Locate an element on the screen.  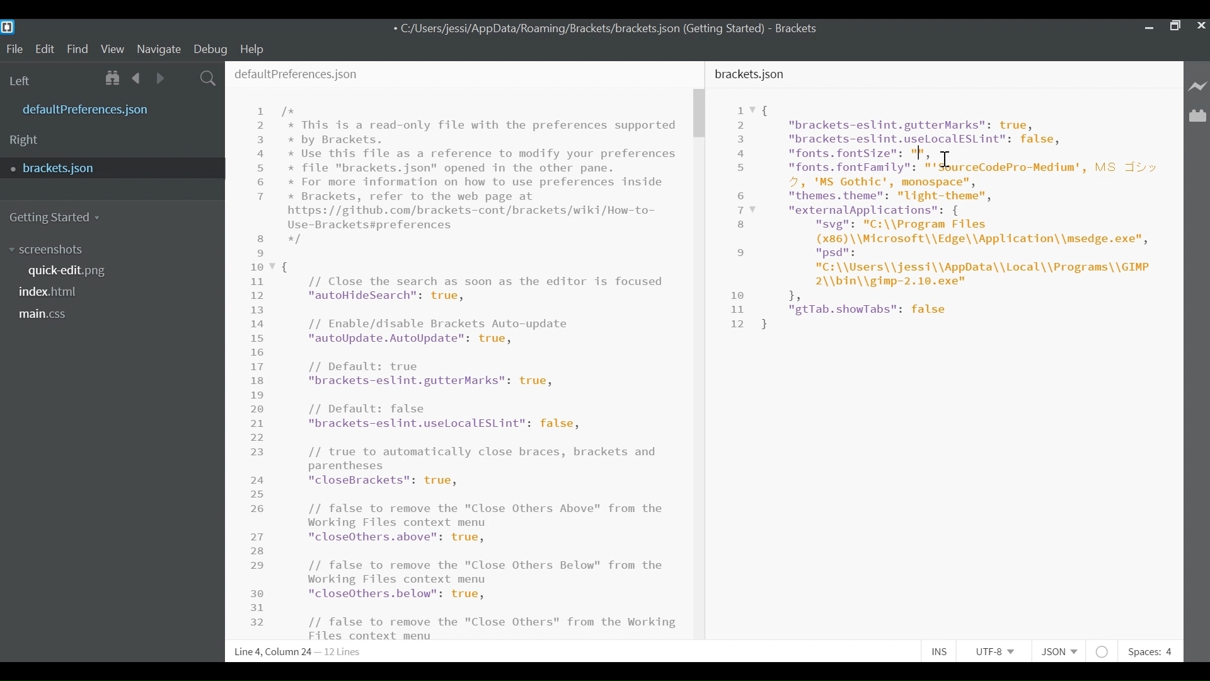
screenshots is located at coordinates (46, 250).